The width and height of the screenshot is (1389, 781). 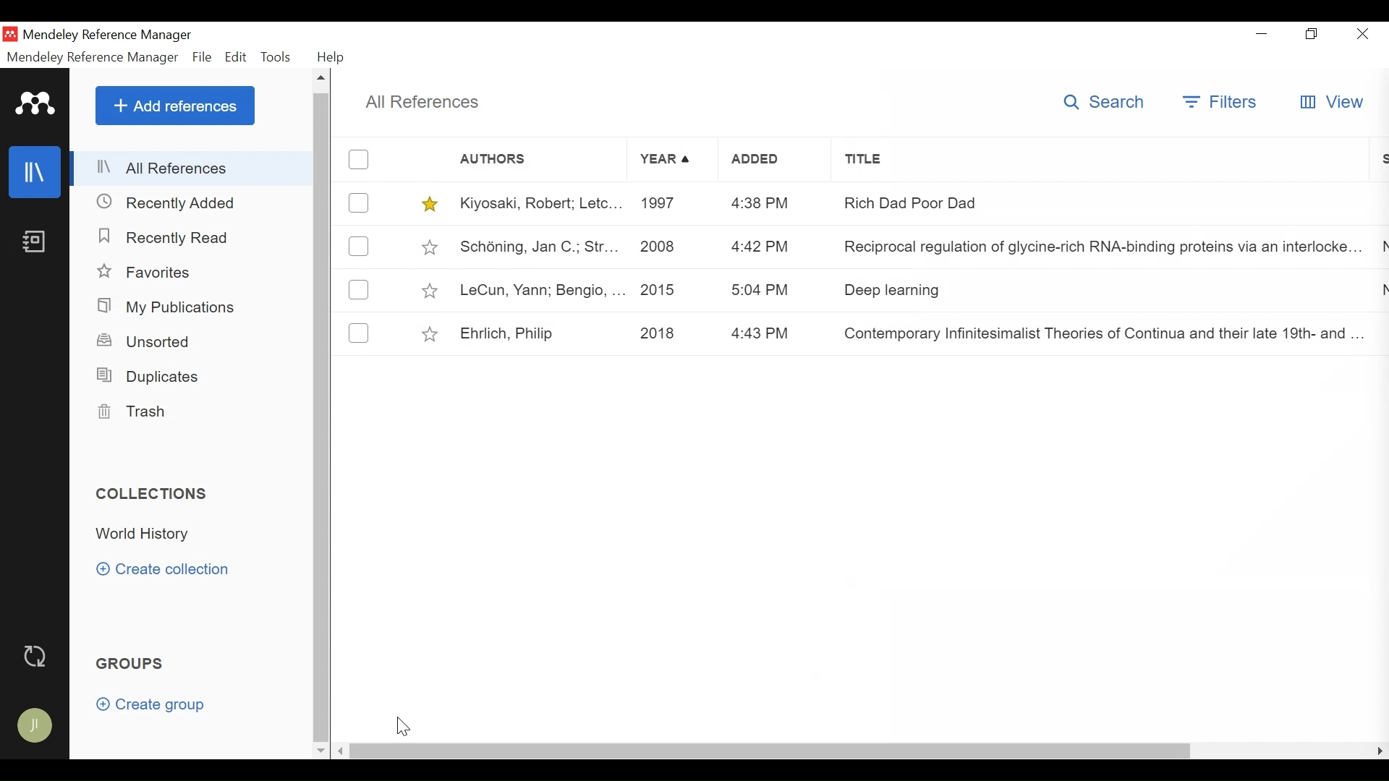 What do you see at coordinates (510, 161) in the screenshot?
I see `Authors` at bounding box center [510, 161].